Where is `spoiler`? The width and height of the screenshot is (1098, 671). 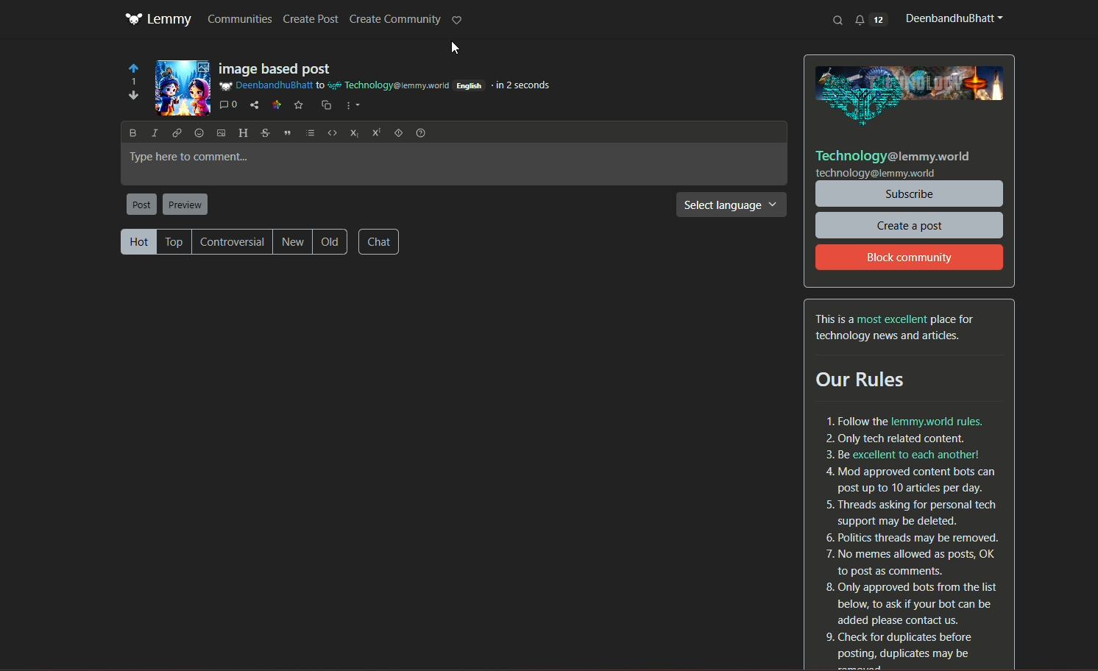 spoiler is located at coordinates (395, 132).